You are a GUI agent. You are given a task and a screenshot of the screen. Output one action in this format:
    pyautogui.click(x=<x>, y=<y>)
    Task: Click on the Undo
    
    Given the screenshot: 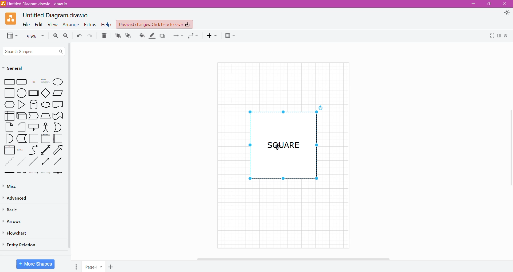 What is the action you would take?
    pyautogui.click(x=79, y=36)
    